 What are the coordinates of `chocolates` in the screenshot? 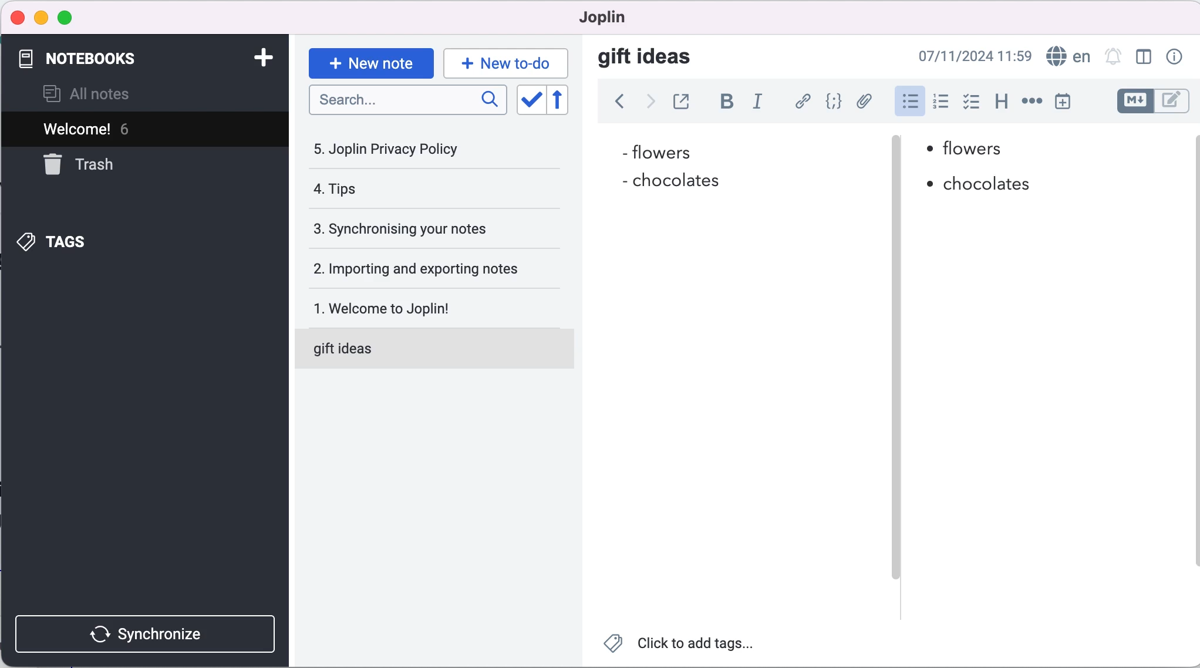 It's located at (983, 184).